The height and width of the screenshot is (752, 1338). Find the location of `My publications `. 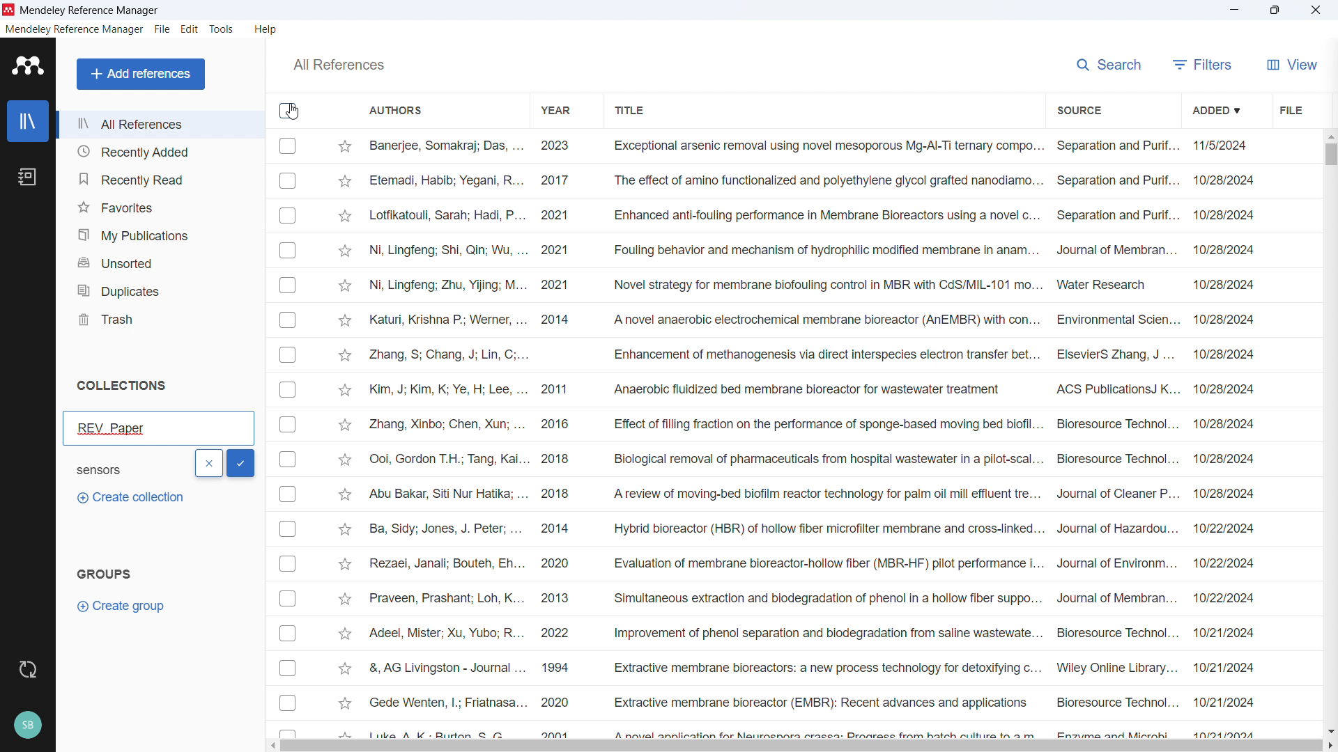

My publications  is located at coordinates (160, 233).